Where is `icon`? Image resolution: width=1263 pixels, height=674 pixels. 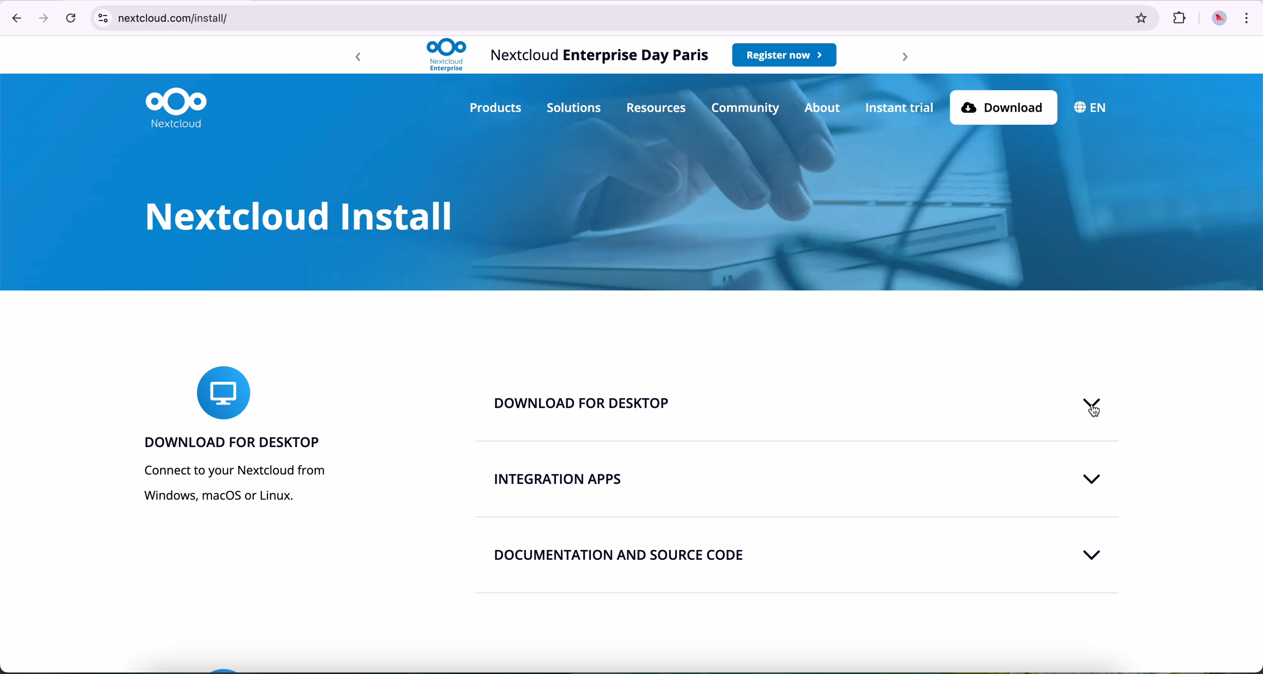
icon is located at coordinates (224, 390).